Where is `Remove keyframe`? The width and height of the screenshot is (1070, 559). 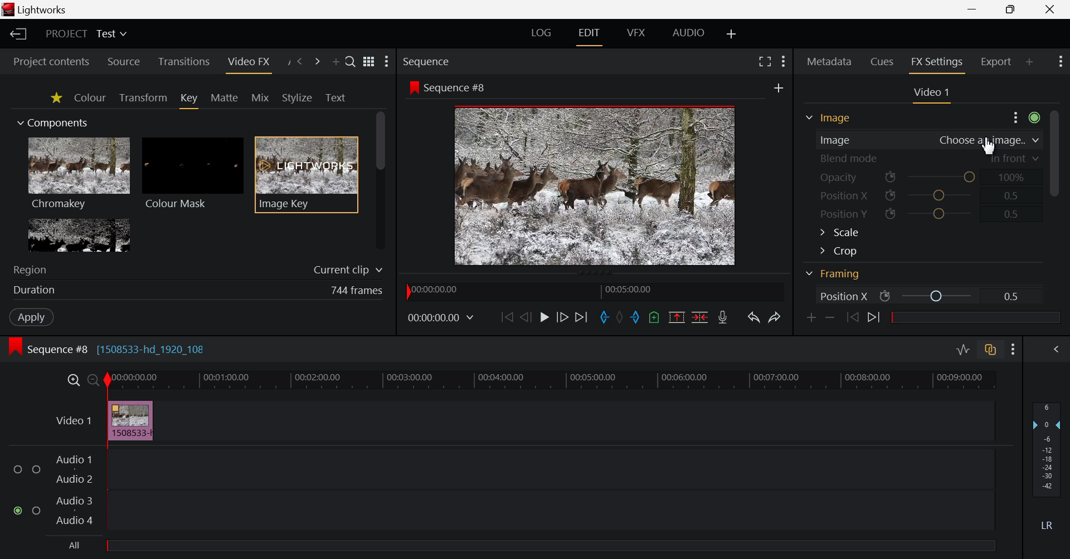 Remove keyframe is located at coordinates (832, 317).